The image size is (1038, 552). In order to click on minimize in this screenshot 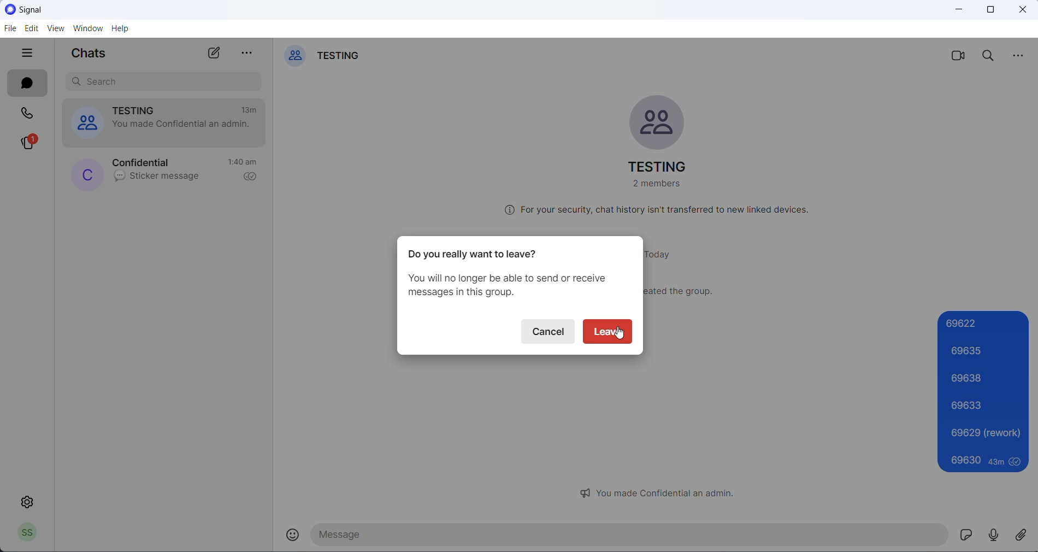, I will do `click(958, 11)`.